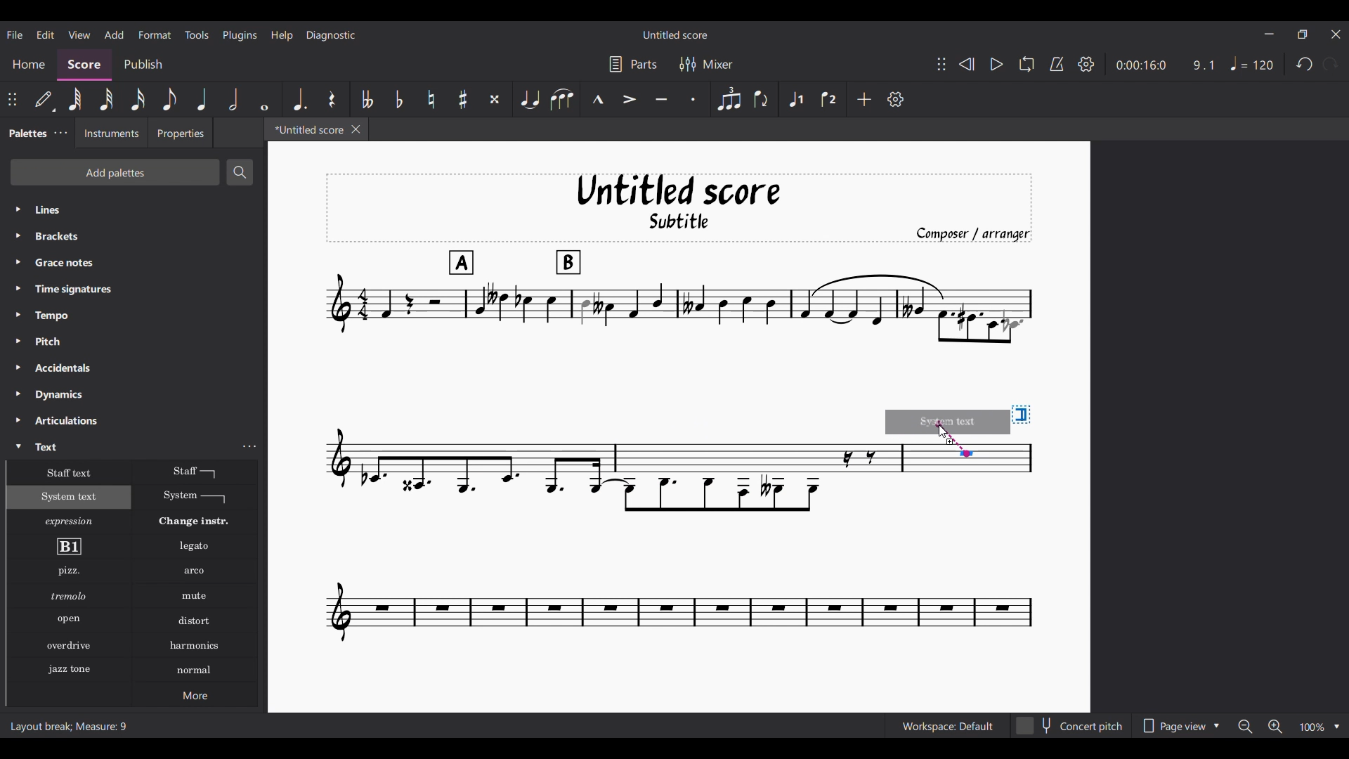  What do you see at coordinates (61, 132) in the screenshot?
I see `Palette settings` at bounding box center [61, 132].